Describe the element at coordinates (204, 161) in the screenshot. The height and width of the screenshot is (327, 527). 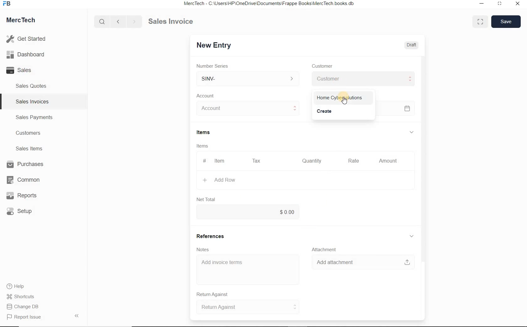
I see `#` at that location.